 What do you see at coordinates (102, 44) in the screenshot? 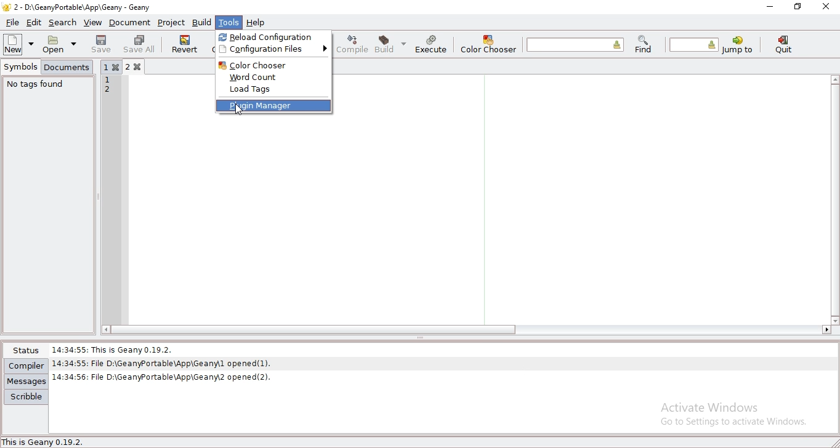
I see `save` at bounding box center [102, 44].